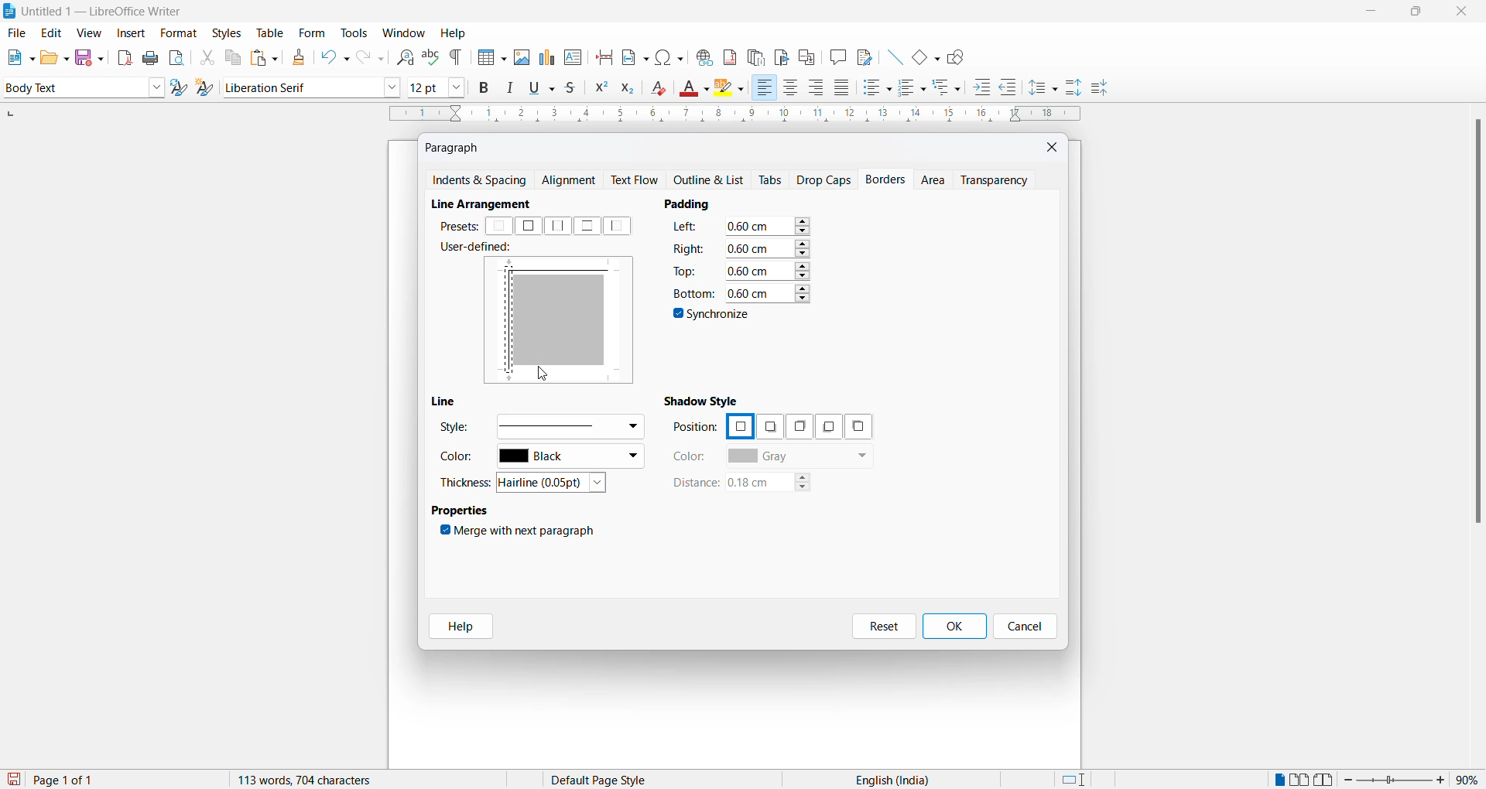  What do you see at coordinates (521, 533) in the screenshot?
I see `merge next paragraph` at bounding box center [521, 533].